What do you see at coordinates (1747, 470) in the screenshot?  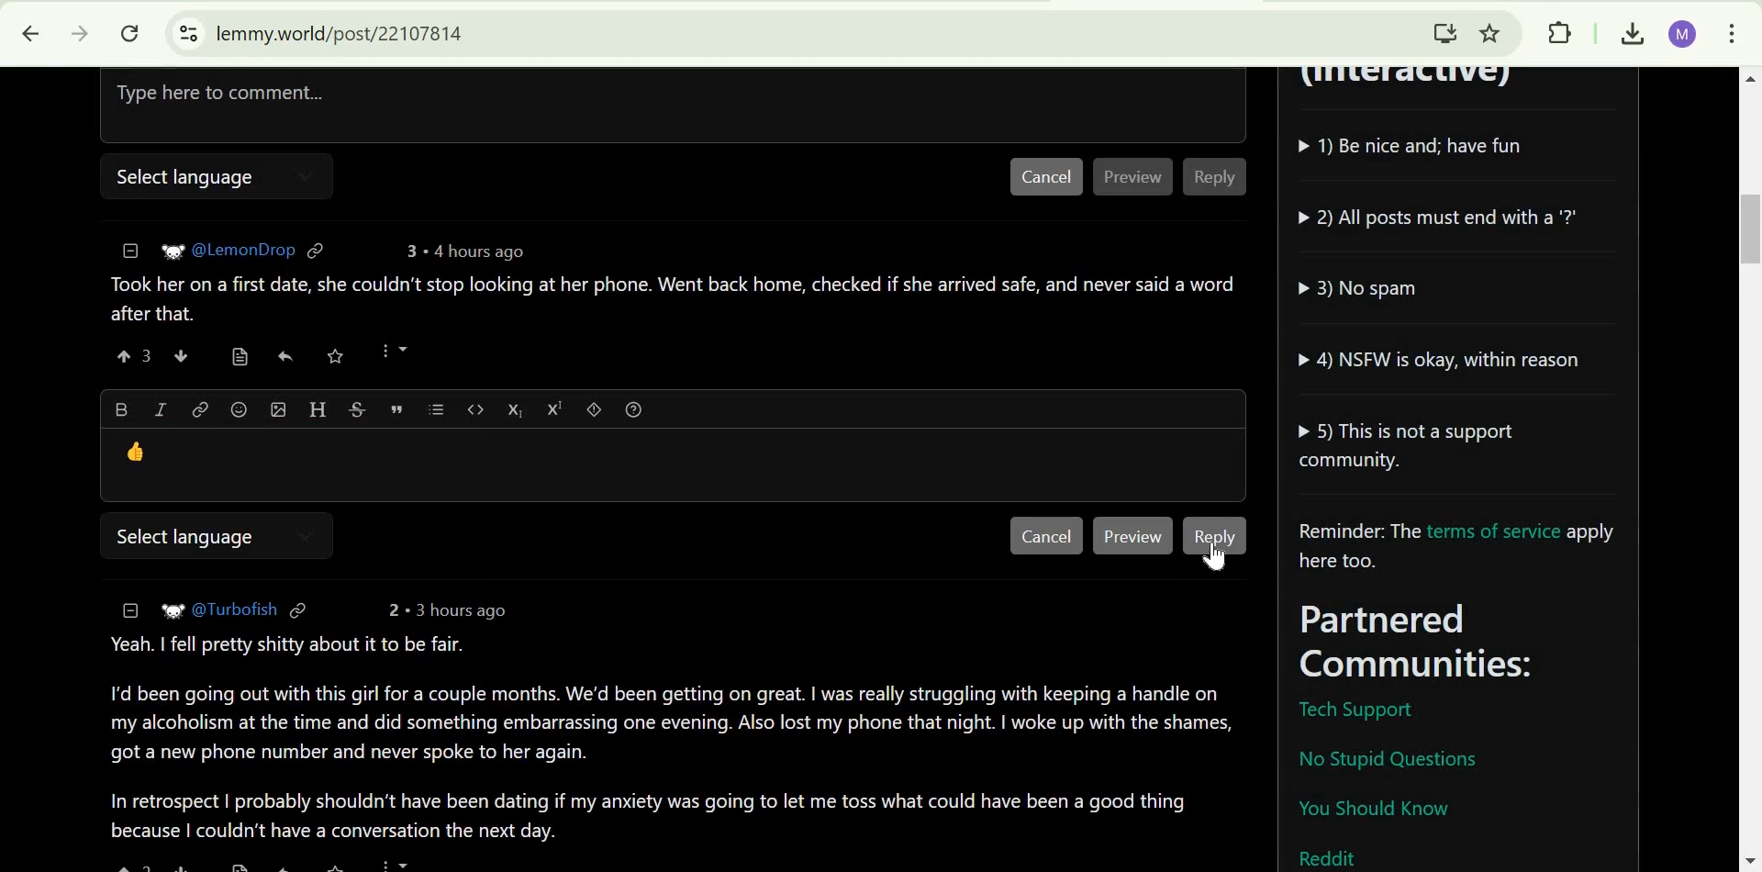 I see `scrollbar` at bounding box center [1747, 470].